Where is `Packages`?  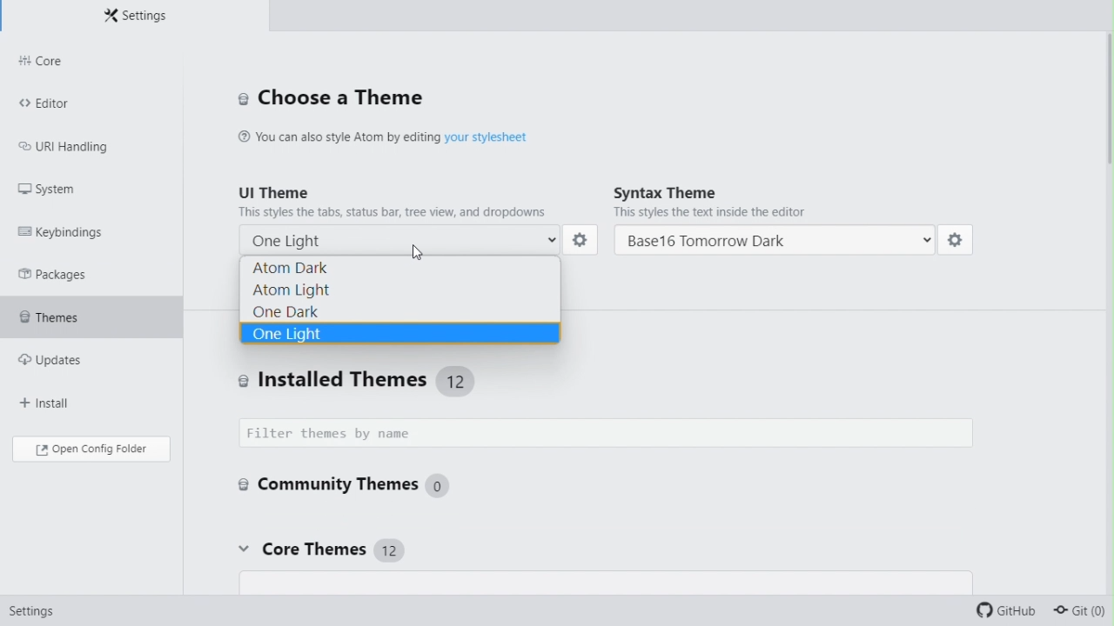
Packages is located at coordinates (70, 273).